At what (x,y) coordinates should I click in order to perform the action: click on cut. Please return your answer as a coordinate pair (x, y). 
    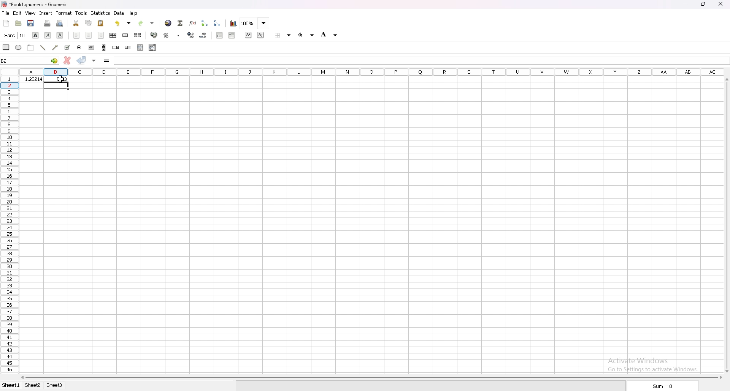
    Looking at the image, I should click on (76, 23).